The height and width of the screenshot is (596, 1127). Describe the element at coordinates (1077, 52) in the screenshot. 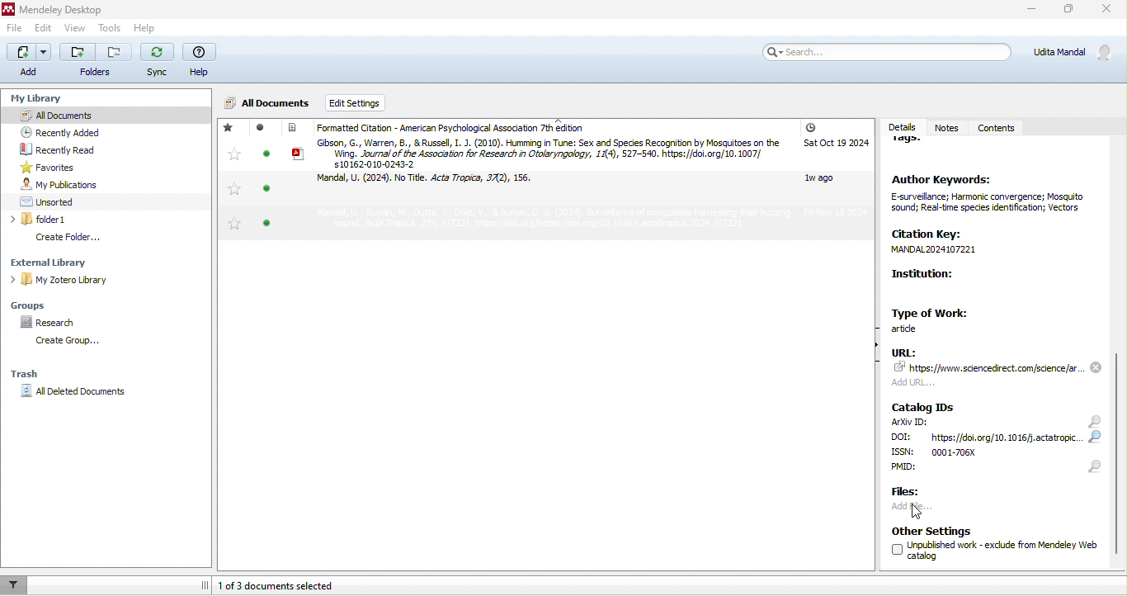

I see `Udita Mandal` at that location.